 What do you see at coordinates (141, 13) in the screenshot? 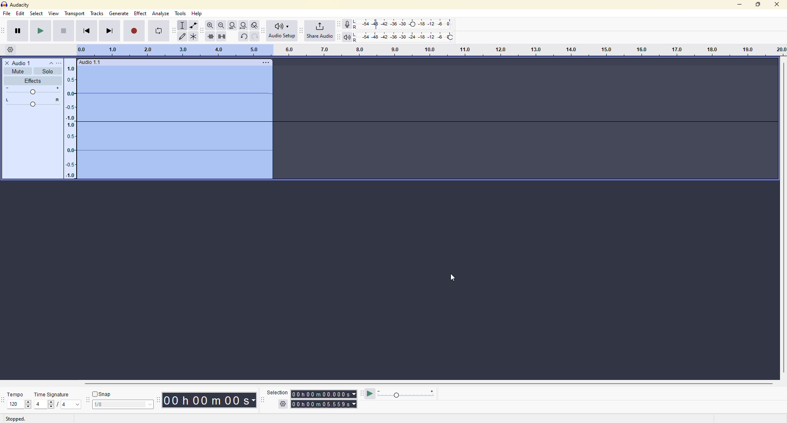
I see `effect` at bounding box center [141, 13].